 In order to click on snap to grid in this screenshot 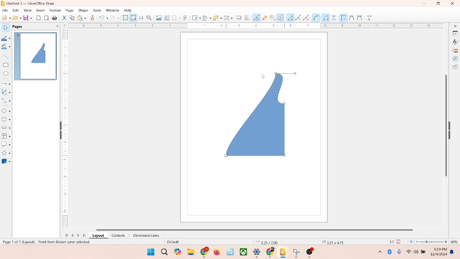, I will do `click(132, 18)`.